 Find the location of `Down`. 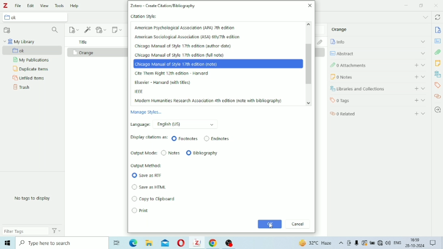

Down is located at coordinates (309, 102).